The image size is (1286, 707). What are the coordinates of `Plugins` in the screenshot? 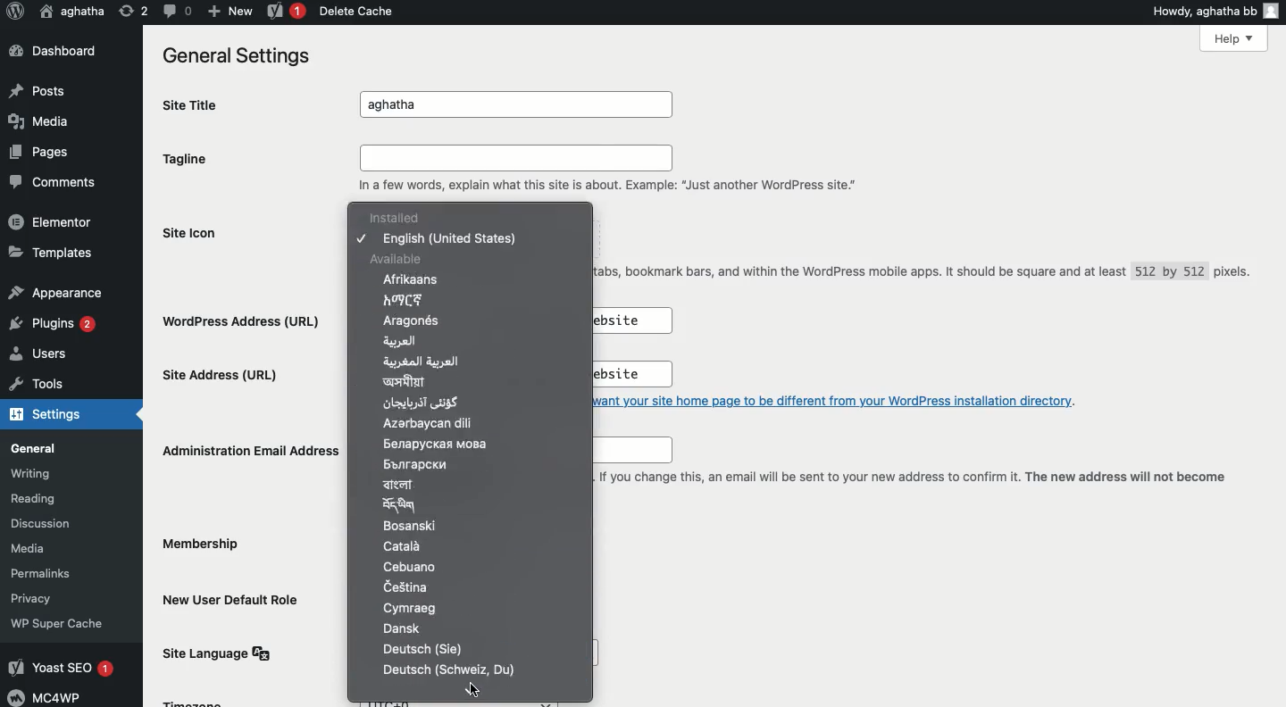 It's located at (56, 324).